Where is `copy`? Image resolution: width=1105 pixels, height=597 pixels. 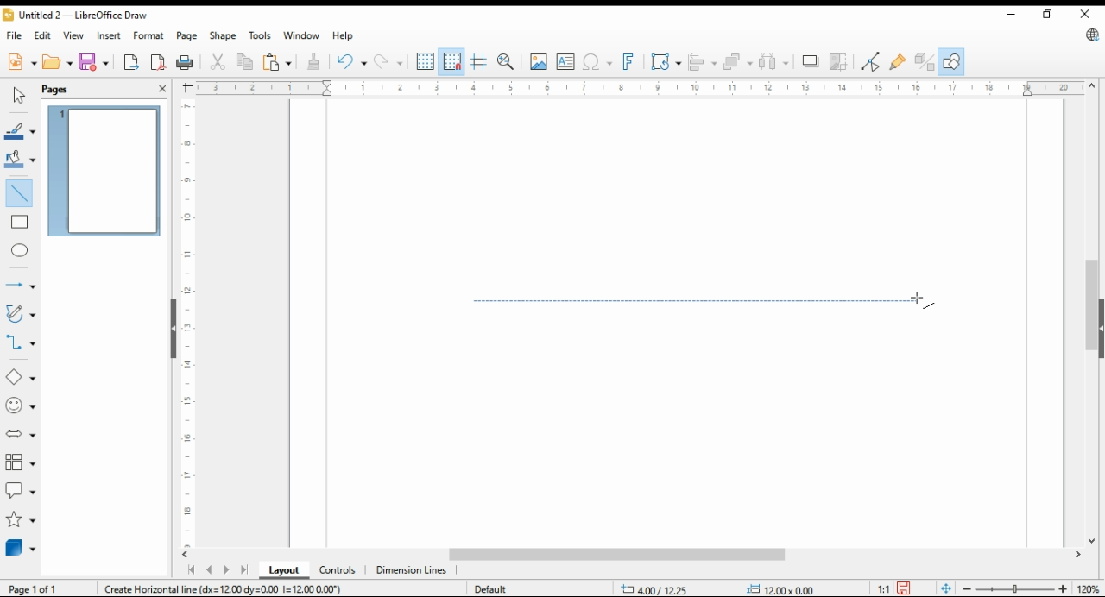
copy is located at coordinates (246, 61).